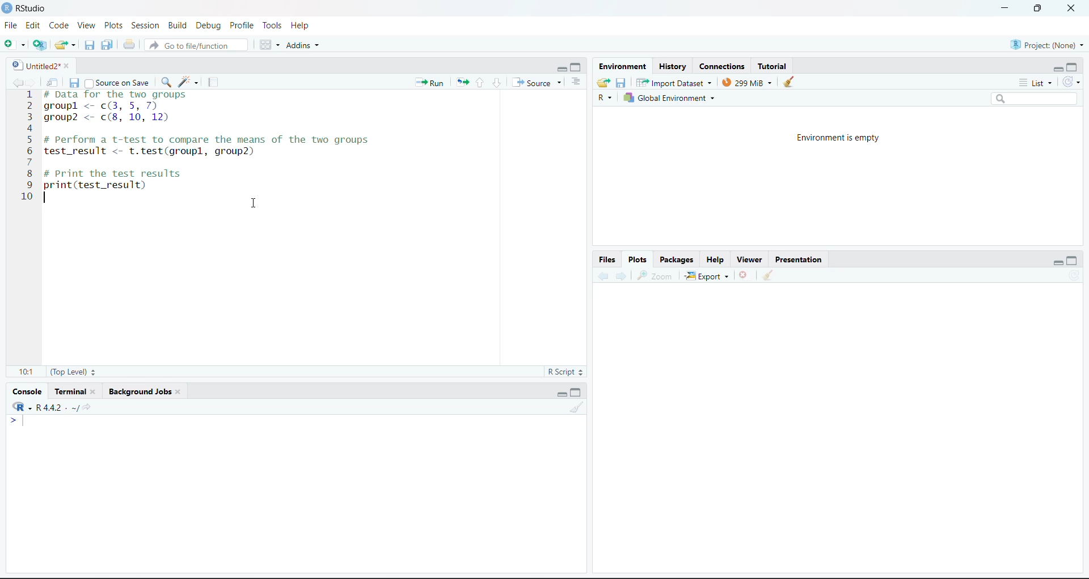  I want to click on refresh the list of objects in the environment, so click(1073, 83).